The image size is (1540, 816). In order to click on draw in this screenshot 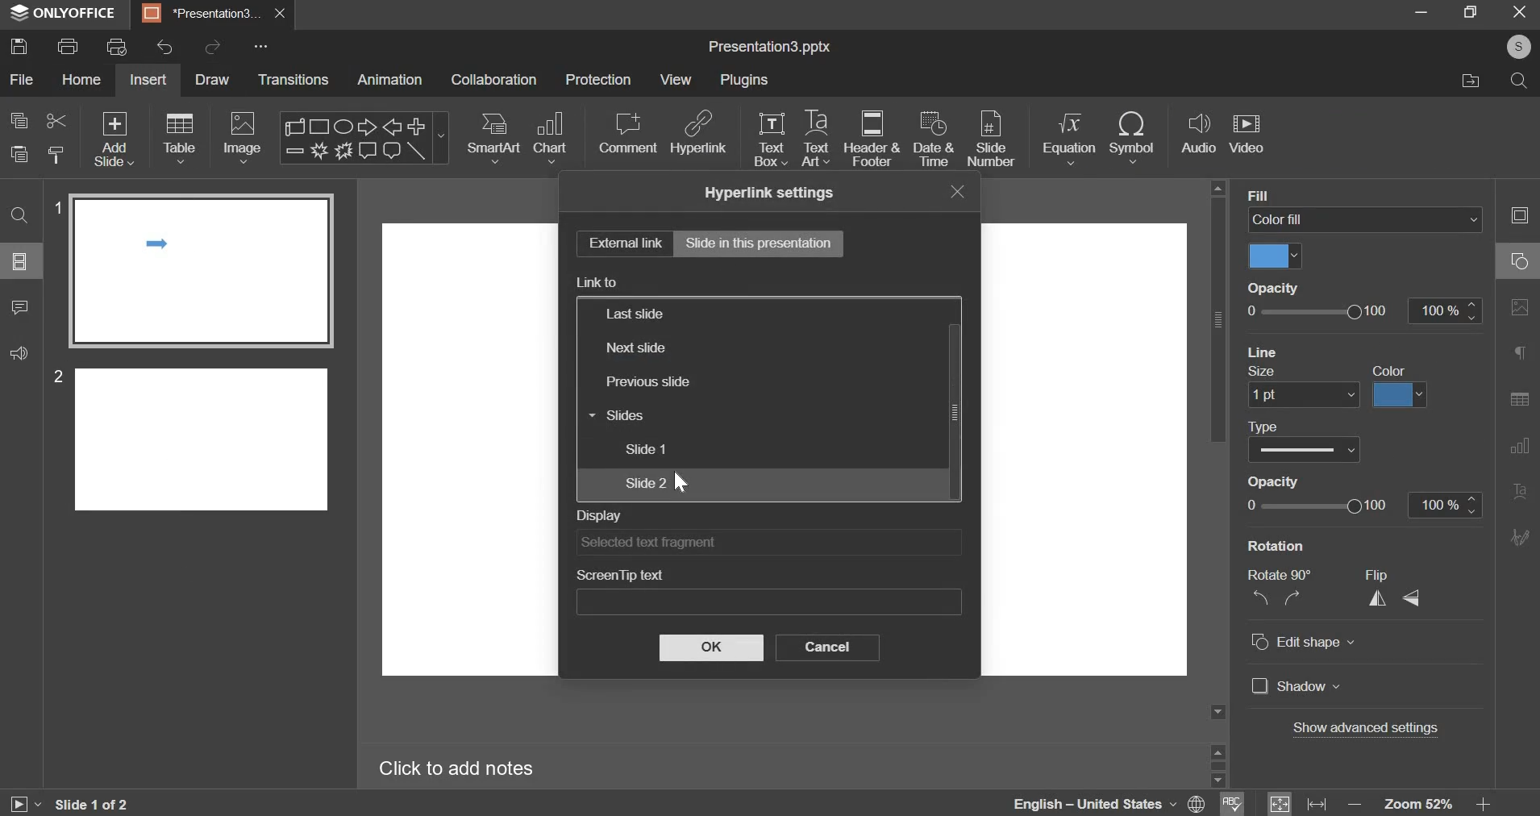, I will do `click(216, 81)`.